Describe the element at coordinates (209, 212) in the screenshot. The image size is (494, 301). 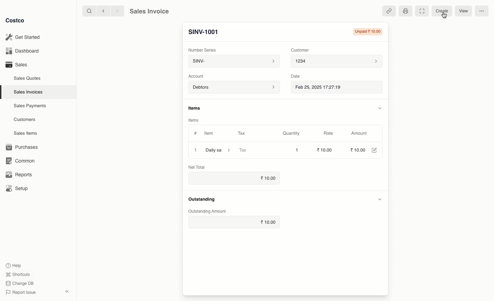
I see `‘Outstanding Amount` at that location.